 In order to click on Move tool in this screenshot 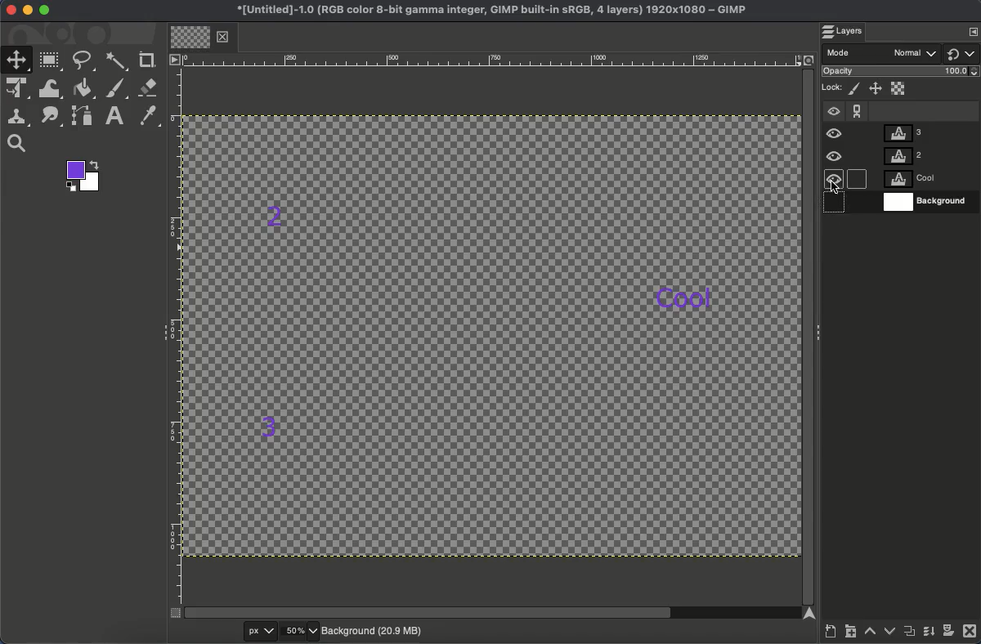, I will do `click(17, 59)`.